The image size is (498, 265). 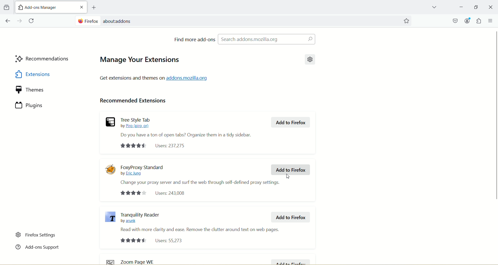 What do you see at coordinates (110, 122) in the screenshot?
I see `Tree style logo` at bounding box center [110, 122].